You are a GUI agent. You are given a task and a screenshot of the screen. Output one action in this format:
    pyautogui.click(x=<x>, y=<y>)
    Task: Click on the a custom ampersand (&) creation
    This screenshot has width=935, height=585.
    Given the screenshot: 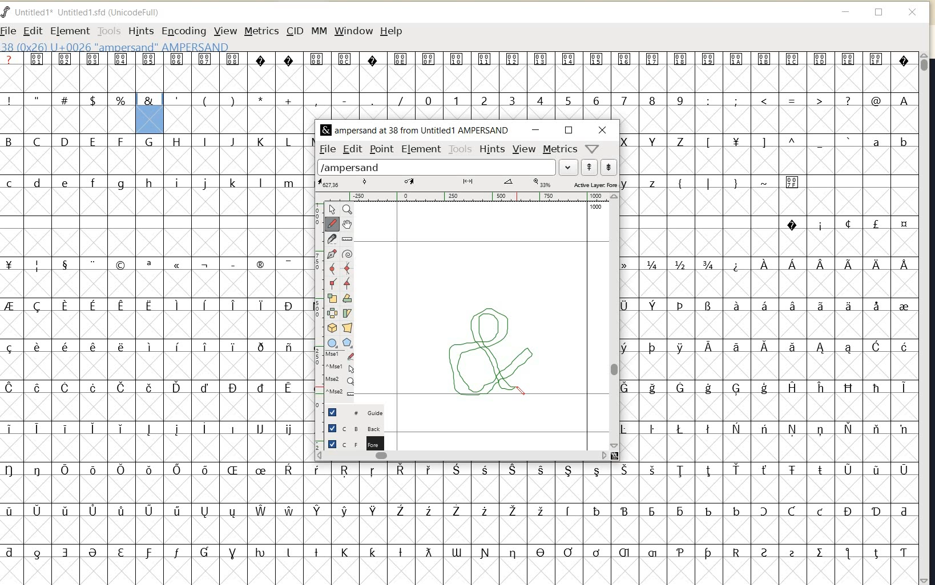 What is the action you would take?
    pyautogui.click(x=491, y=350)
    